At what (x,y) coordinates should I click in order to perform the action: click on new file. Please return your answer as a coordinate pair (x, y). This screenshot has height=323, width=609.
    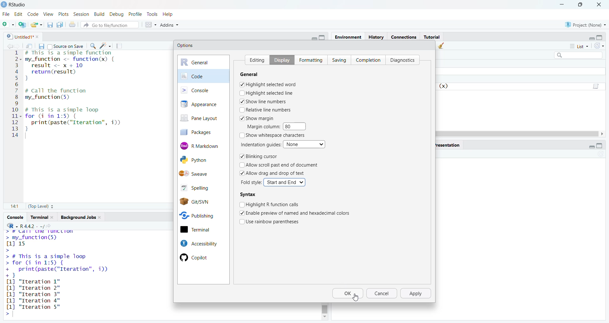
    Looking at the image, I should click on (8, 23).